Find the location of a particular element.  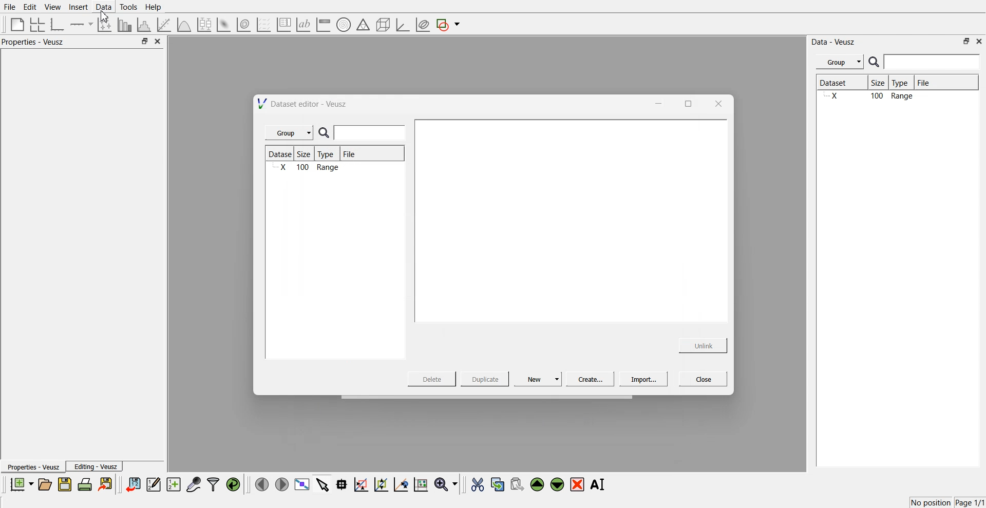

3d shapes is located at coordinates (381, 25).